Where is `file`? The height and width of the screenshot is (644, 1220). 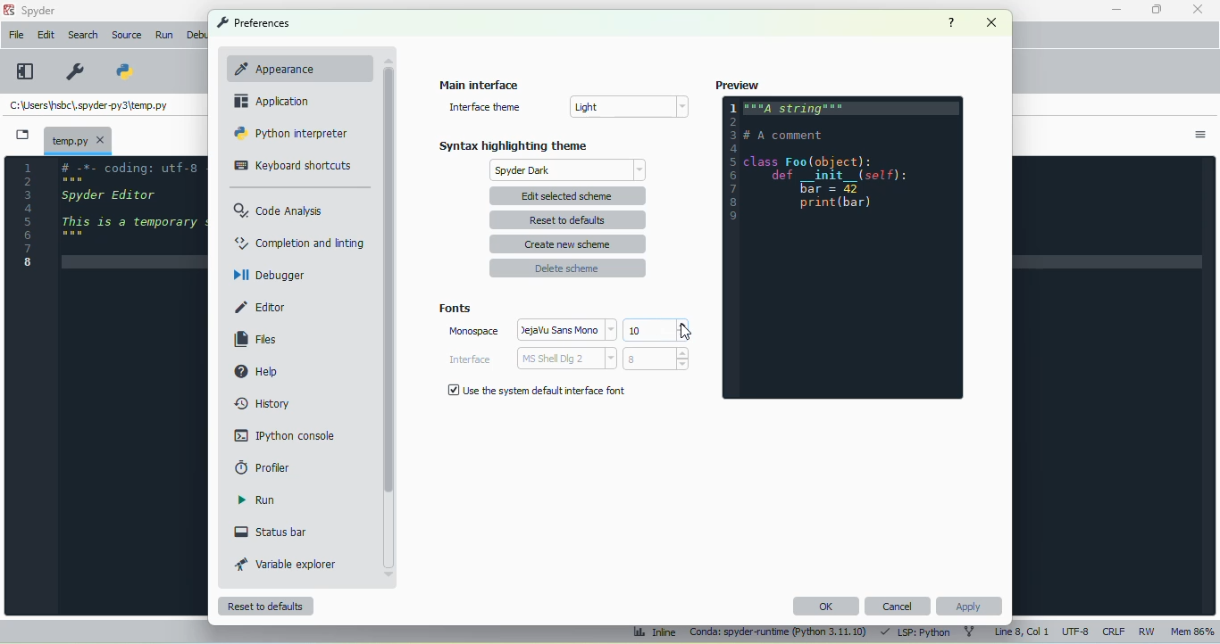
file is located at coordinates (16, 34).